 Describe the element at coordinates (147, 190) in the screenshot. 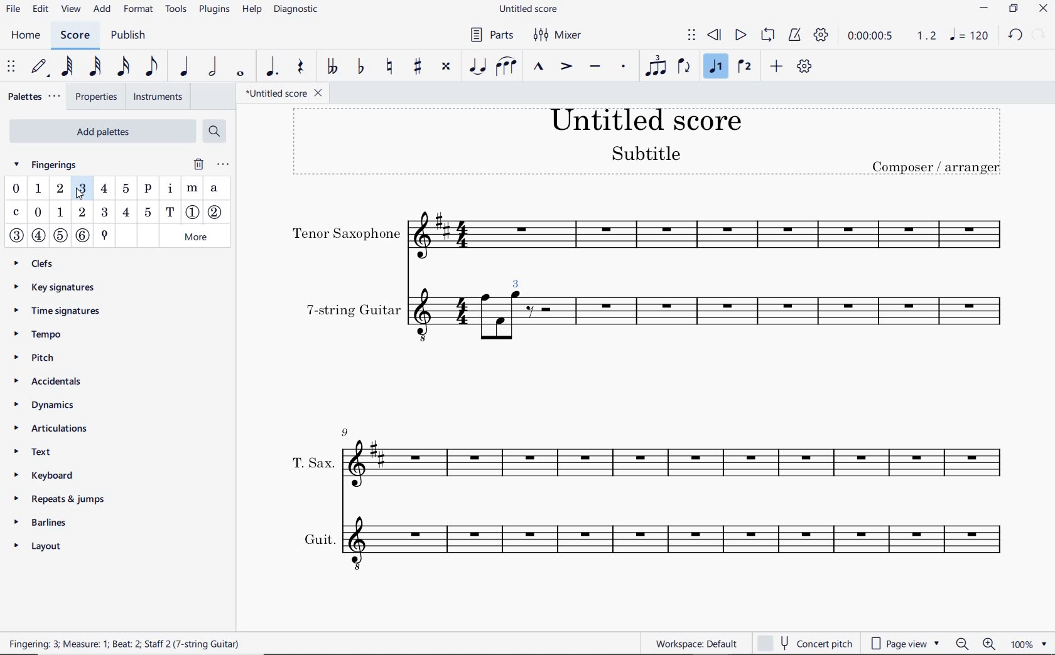

I see `rh guitar fingering p` at that location.